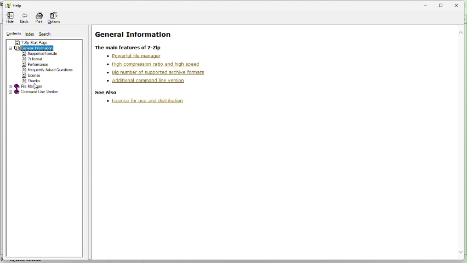 This screenshot has height=263, width=467. I want to click on General information, so click(38, 47).